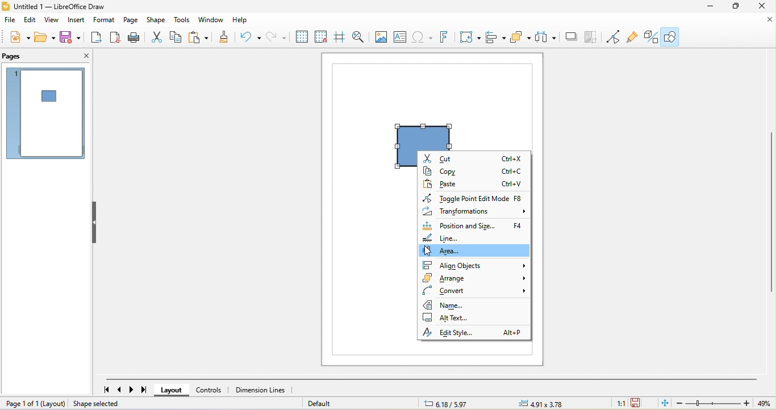 The width and height of the screenshot is (776, 410). I want to click on cut, so click(474, 159).